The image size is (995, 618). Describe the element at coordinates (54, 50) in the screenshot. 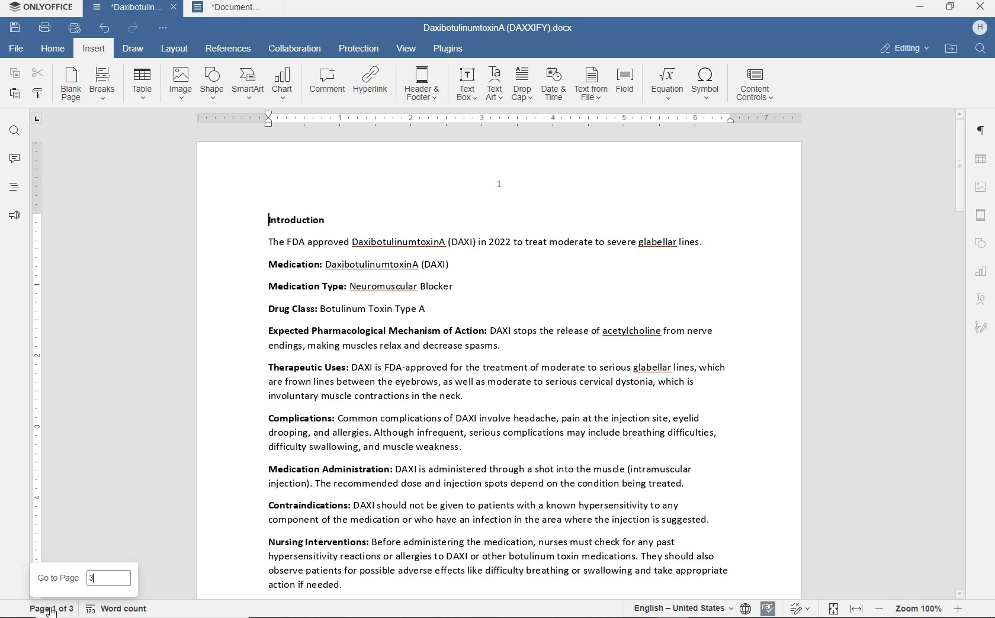

I see `home` at that location.